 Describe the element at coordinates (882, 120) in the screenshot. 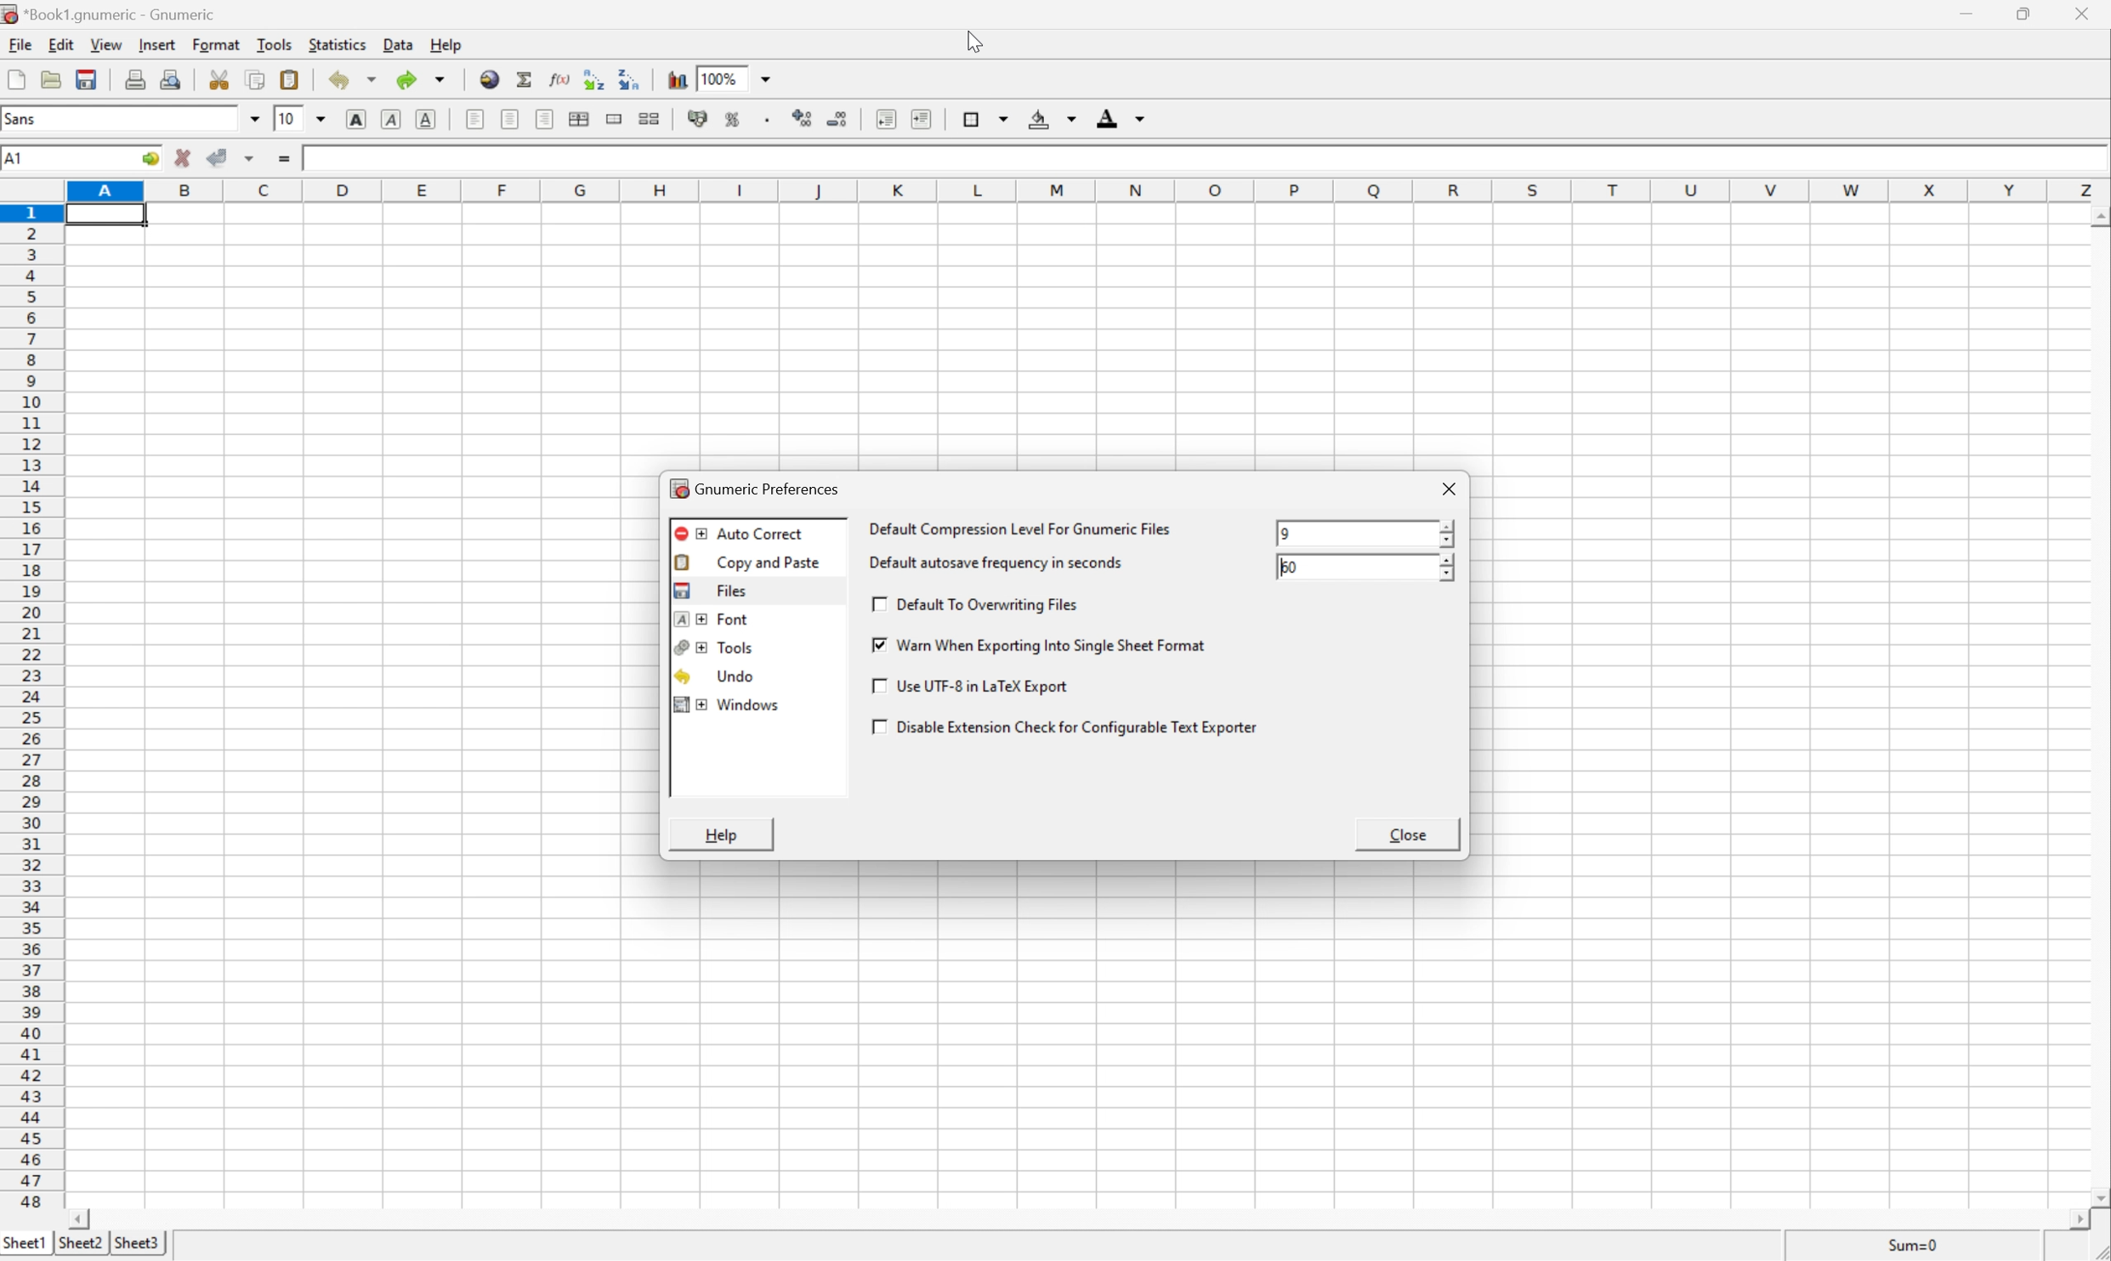

I see `decrease indent` at that location.